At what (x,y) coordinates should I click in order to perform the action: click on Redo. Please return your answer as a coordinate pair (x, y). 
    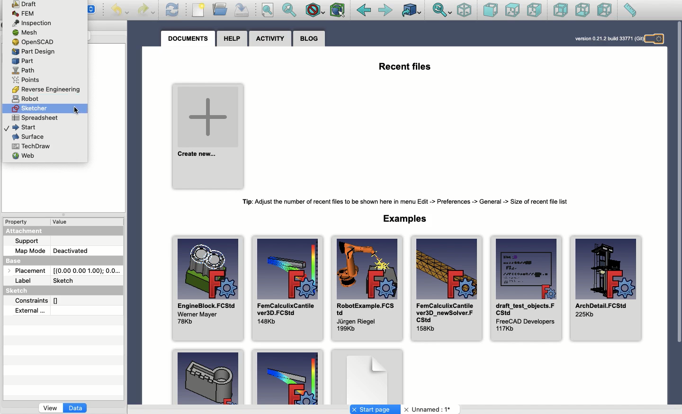
    Looking at the image, I should click on (146, 11).